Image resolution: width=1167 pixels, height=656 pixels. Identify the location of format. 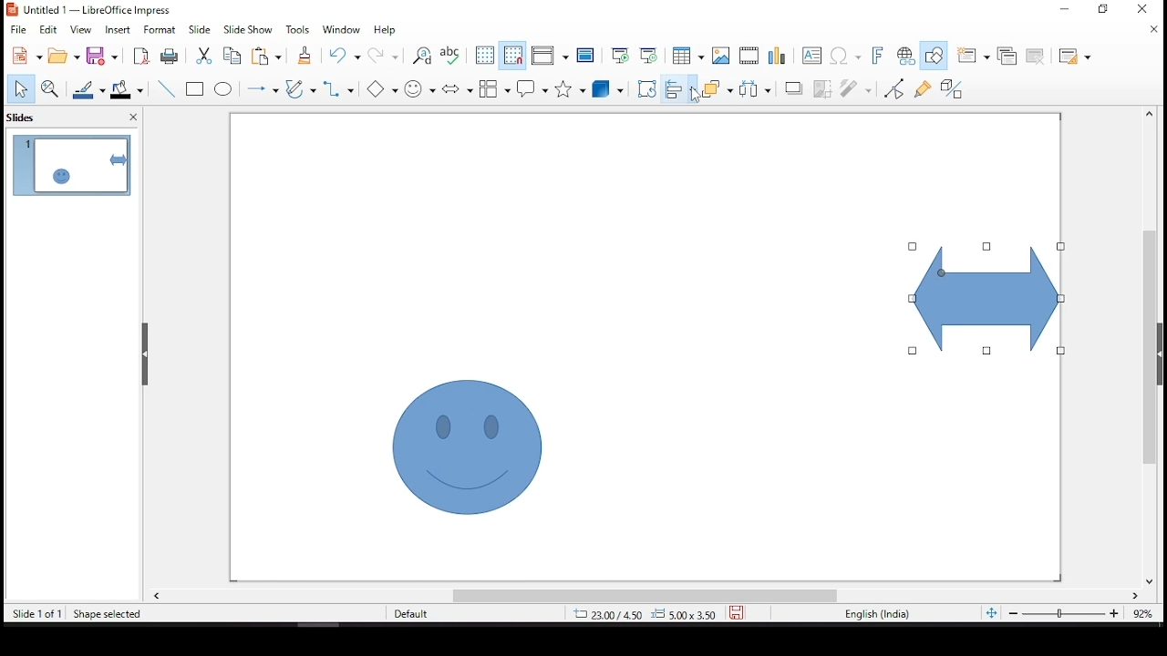
(160, 29).